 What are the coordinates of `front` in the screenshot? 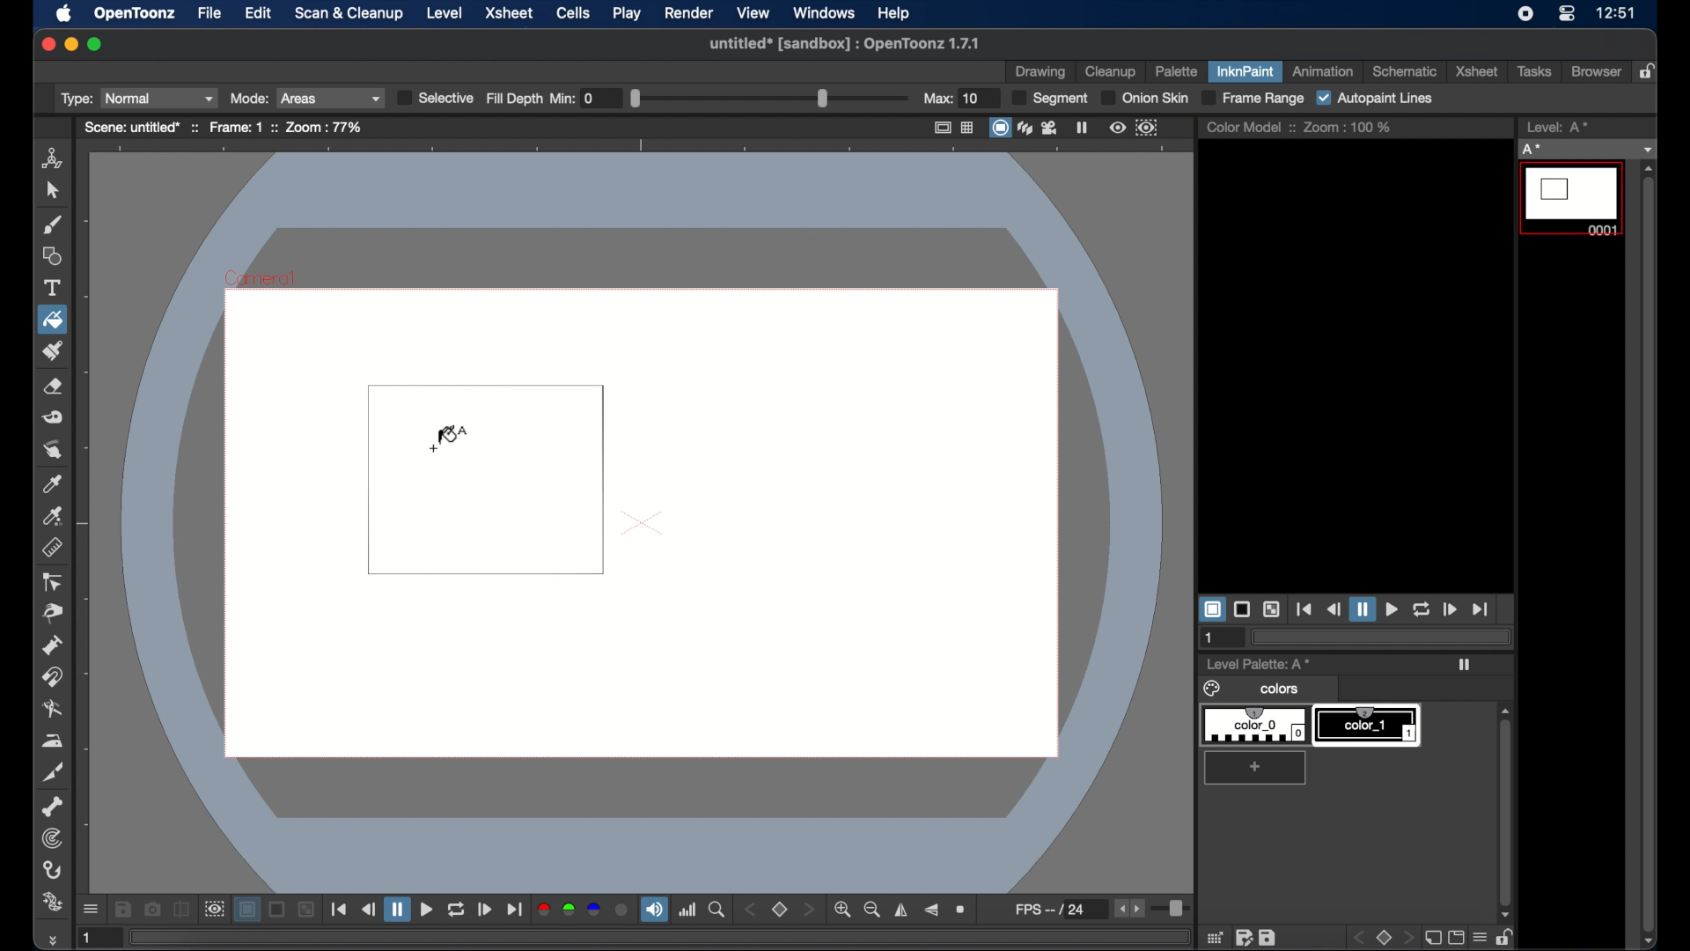 It's located at (1408, 938).